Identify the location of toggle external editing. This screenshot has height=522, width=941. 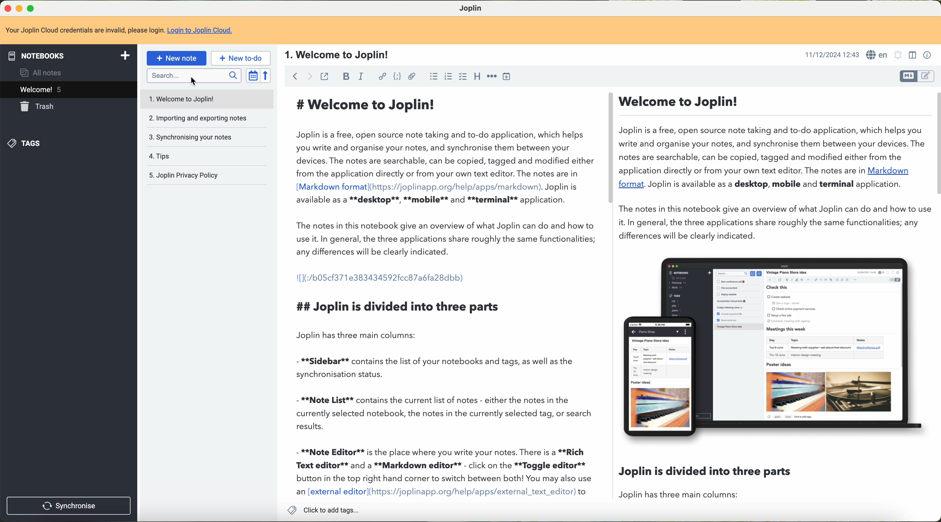
(325, 77).